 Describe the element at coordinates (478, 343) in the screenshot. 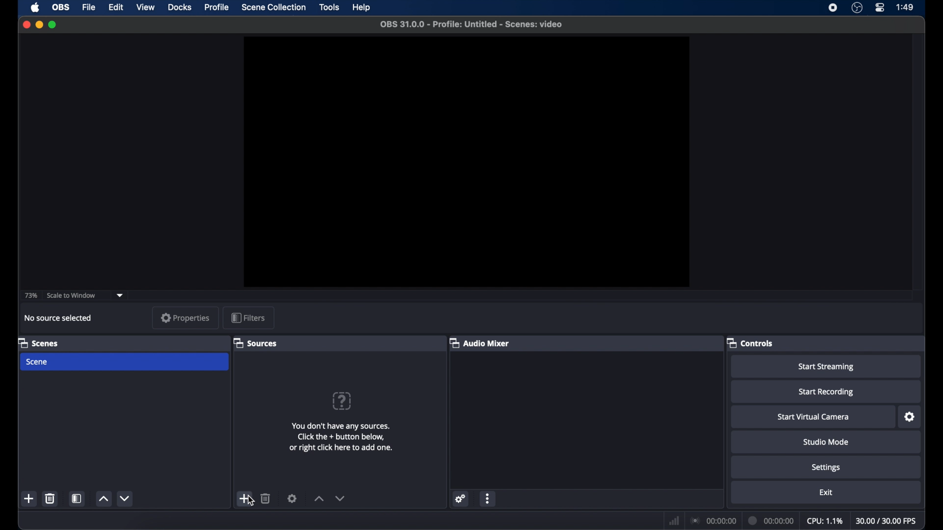

I see `audio mixer` at that location.